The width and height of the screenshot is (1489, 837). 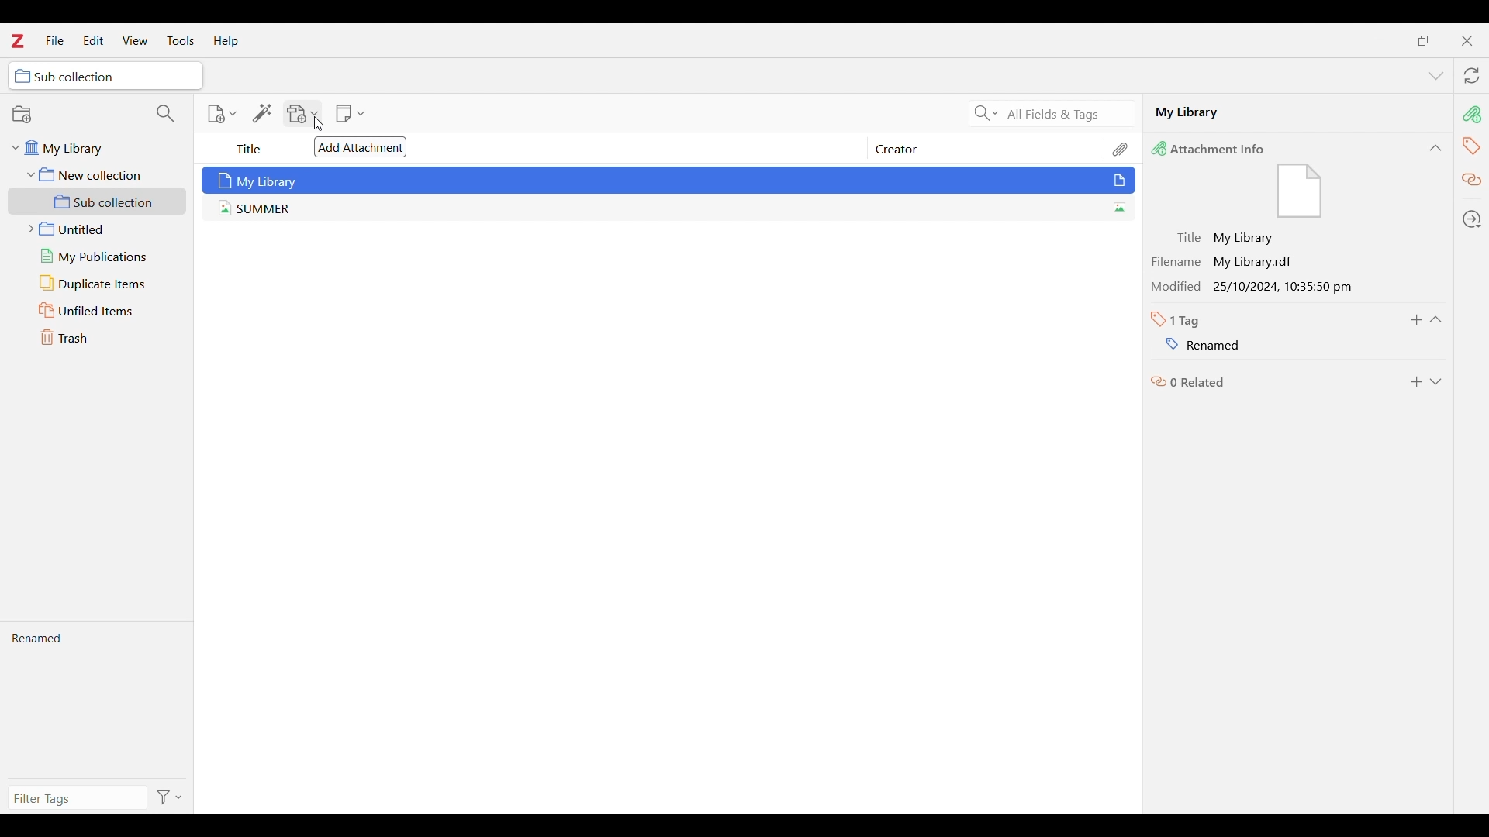 I want to click on Name of tag, so click(x=1194, y=343).